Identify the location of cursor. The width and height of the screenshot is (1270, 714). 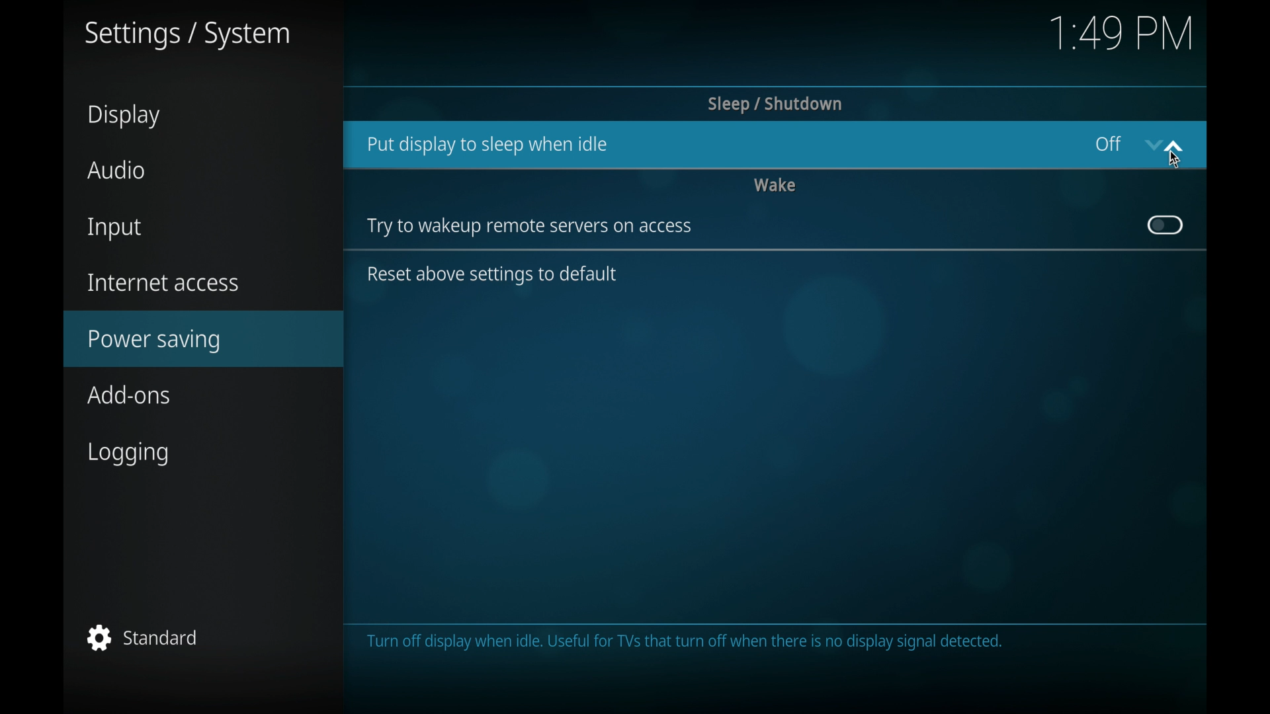
(1175, 160).